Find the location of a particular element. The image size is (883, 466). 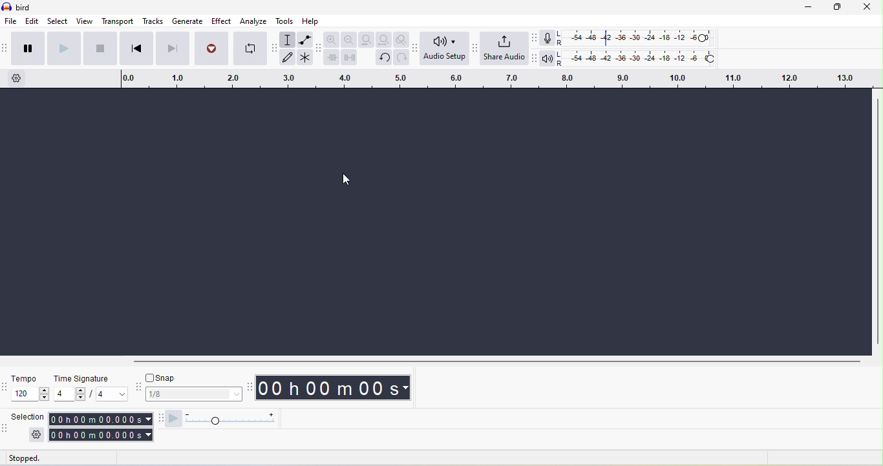

share audio is located at coordinates (505, 49).